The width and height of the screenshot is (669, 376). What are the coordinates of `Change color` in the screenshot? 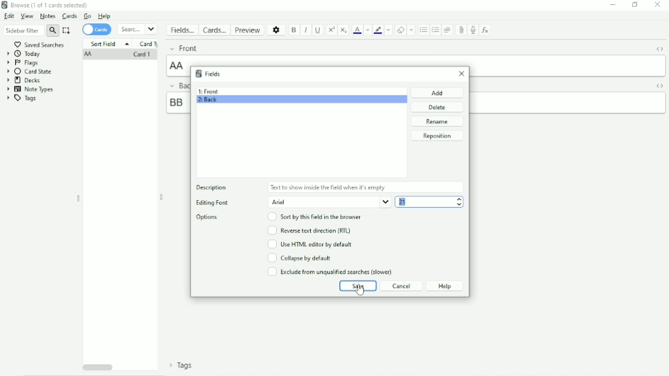 It's located at (388, 29).